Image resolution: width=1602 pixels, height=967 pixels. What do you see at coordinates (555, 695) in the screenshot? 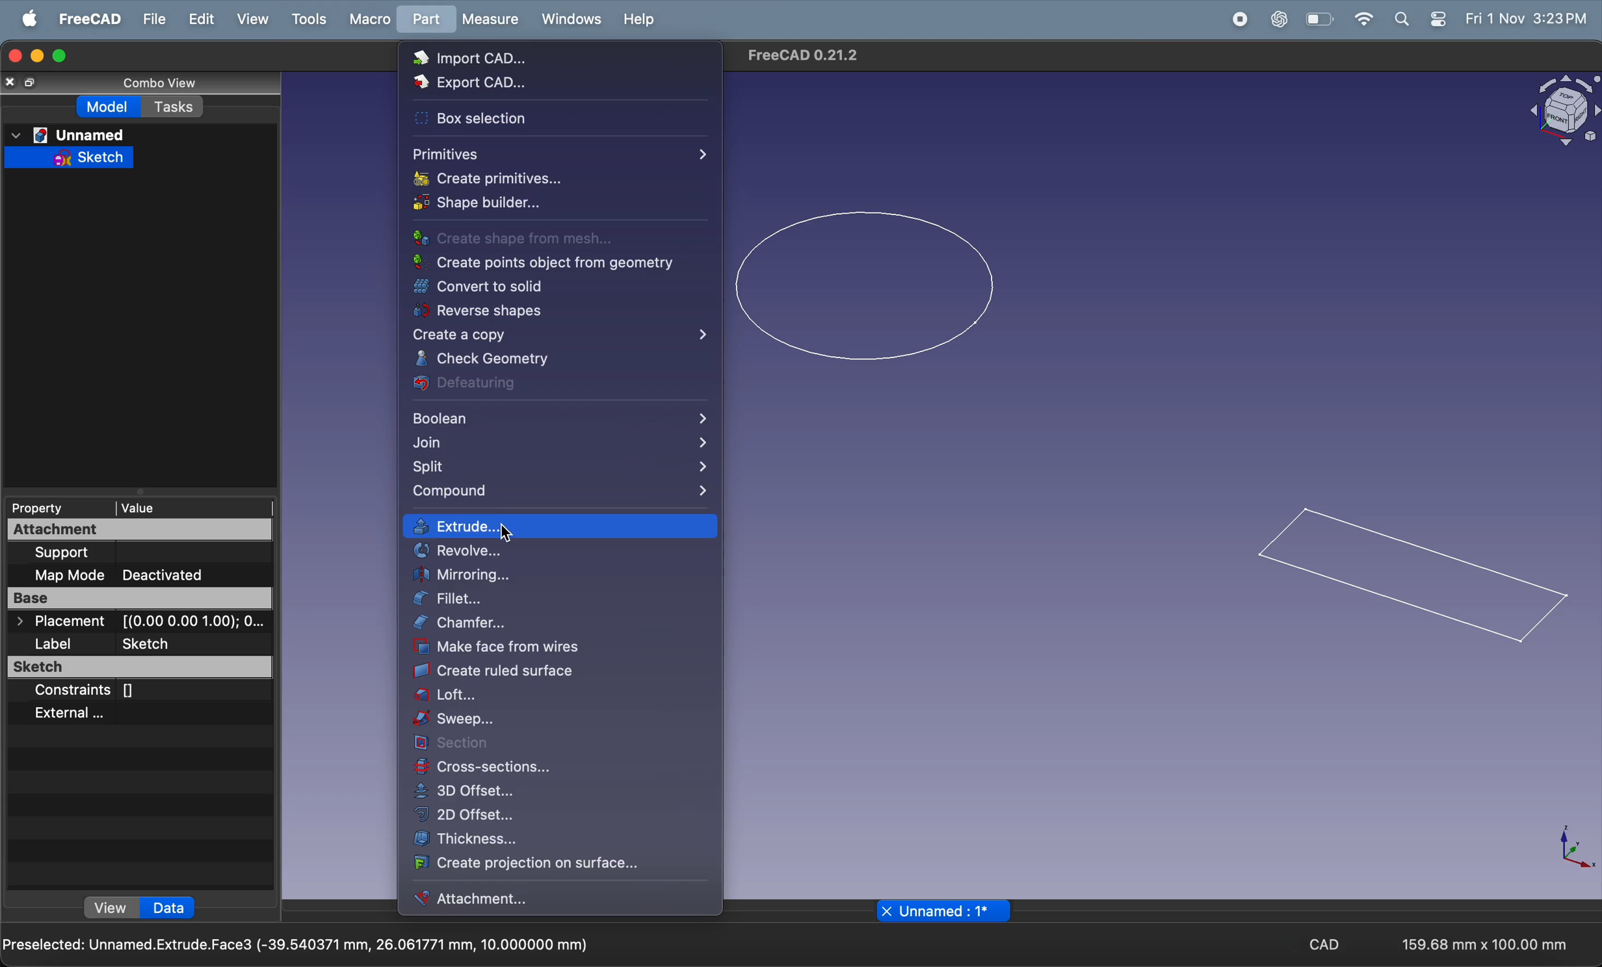
I see `Loft...` at bounding box center [555, 695].